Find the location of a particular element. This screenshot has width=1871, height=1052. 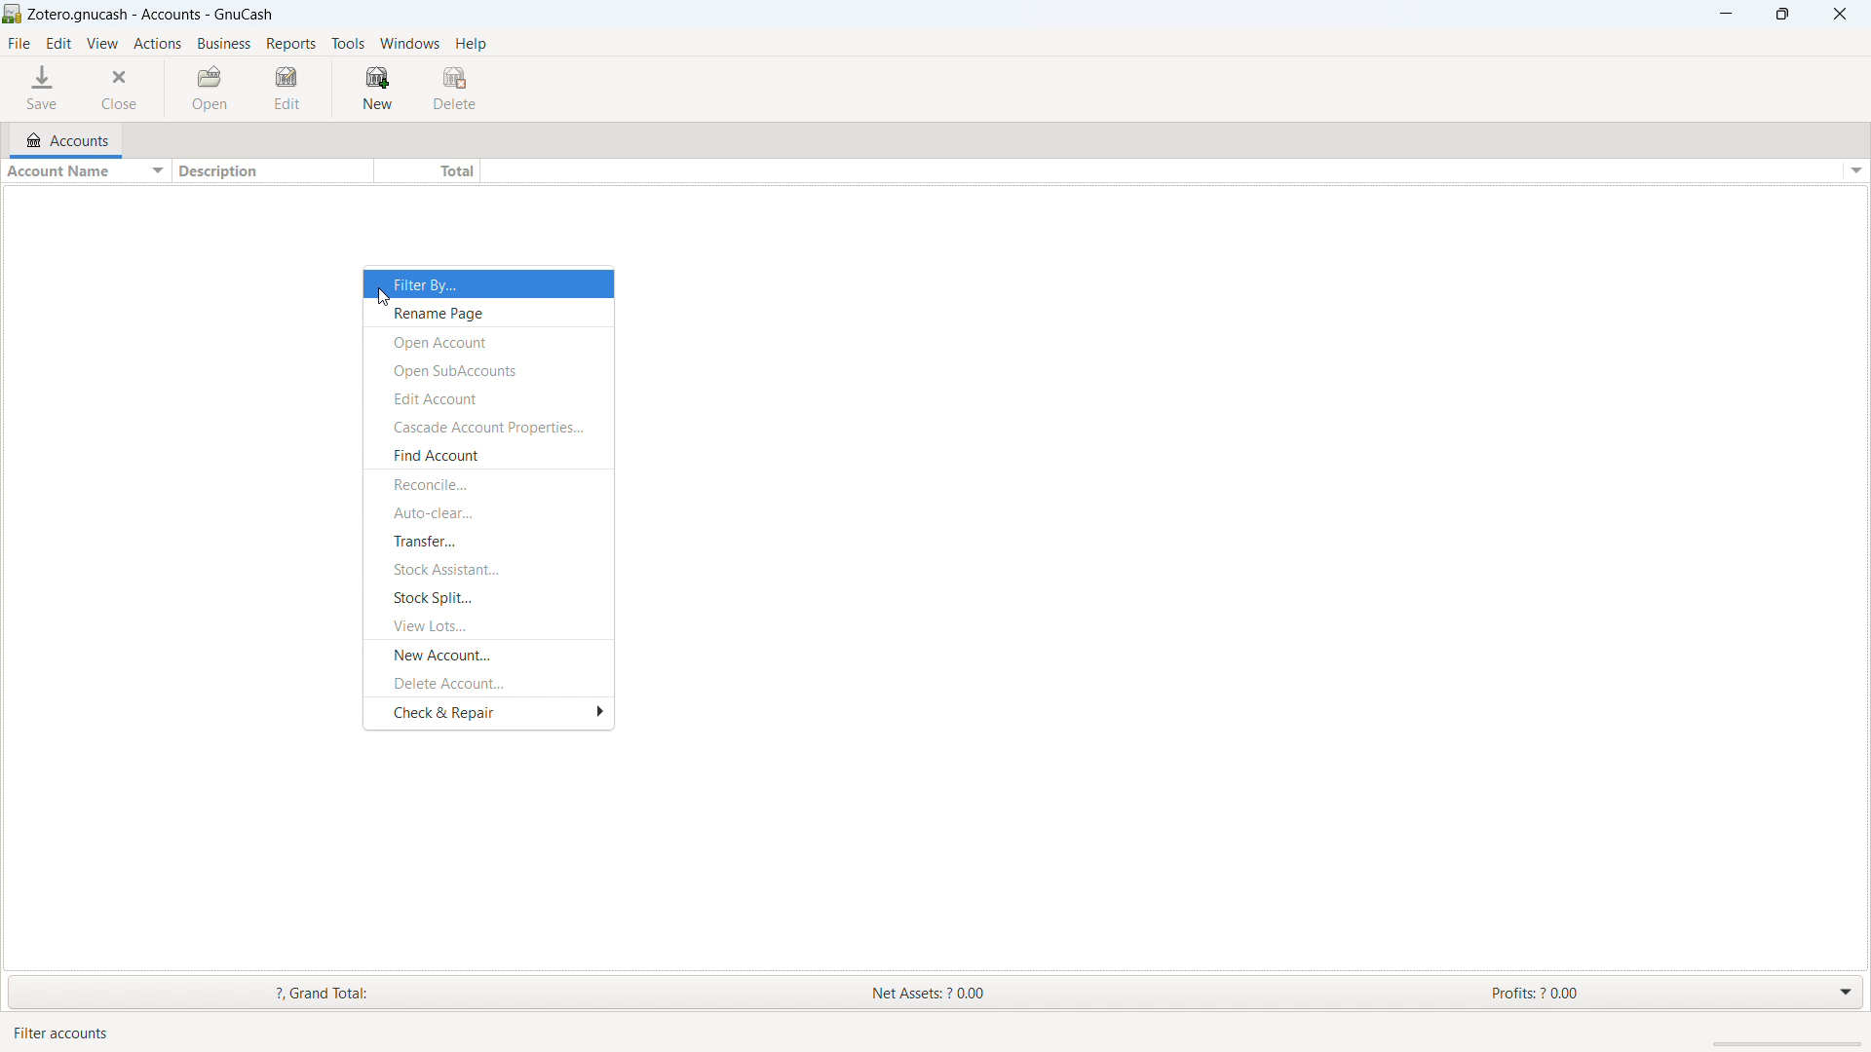

scrollbar is located at coordinates (1791, 1044).